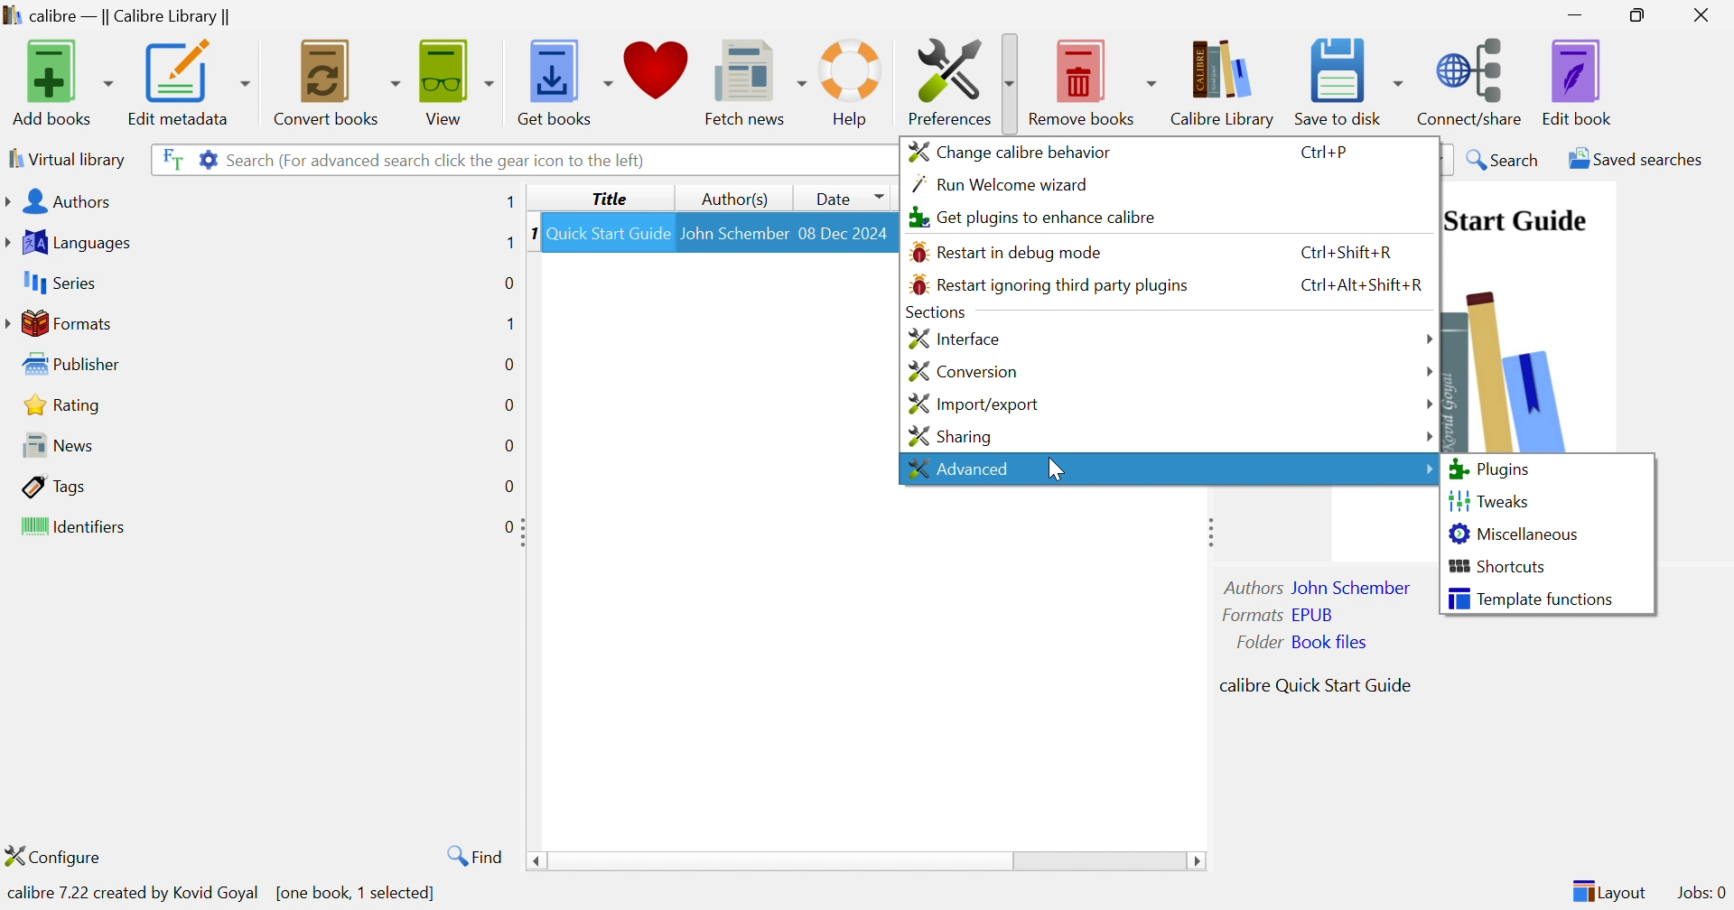 The width and height of the screenshot is (1734, 910). Describe the element at coordinates (1608, 890) in the screenshot. I see `Layout:0` at that location.